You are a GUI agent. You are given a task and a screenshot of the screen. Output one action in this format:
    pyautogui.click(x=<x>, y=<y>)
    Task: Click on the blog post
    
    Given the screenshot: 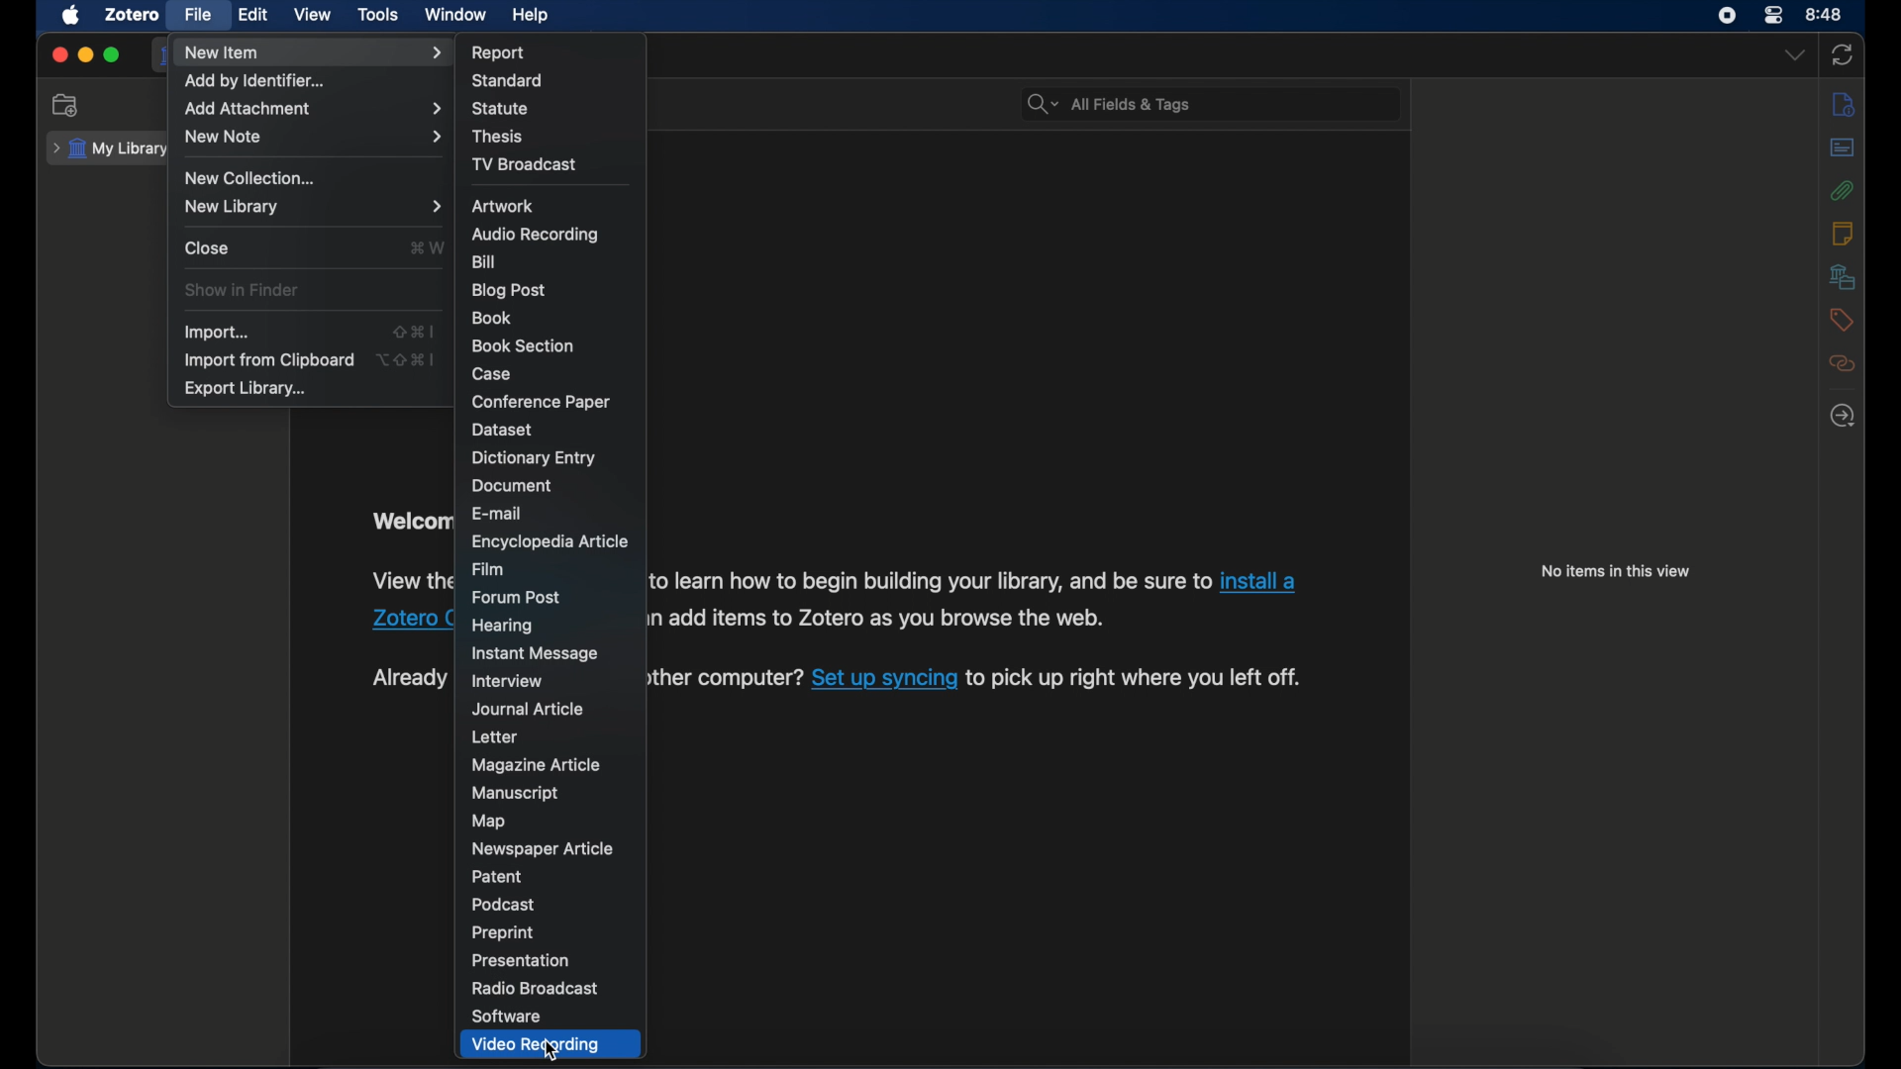 What is the action you would take?
    pyautogui.click(x=510, y=290)
    